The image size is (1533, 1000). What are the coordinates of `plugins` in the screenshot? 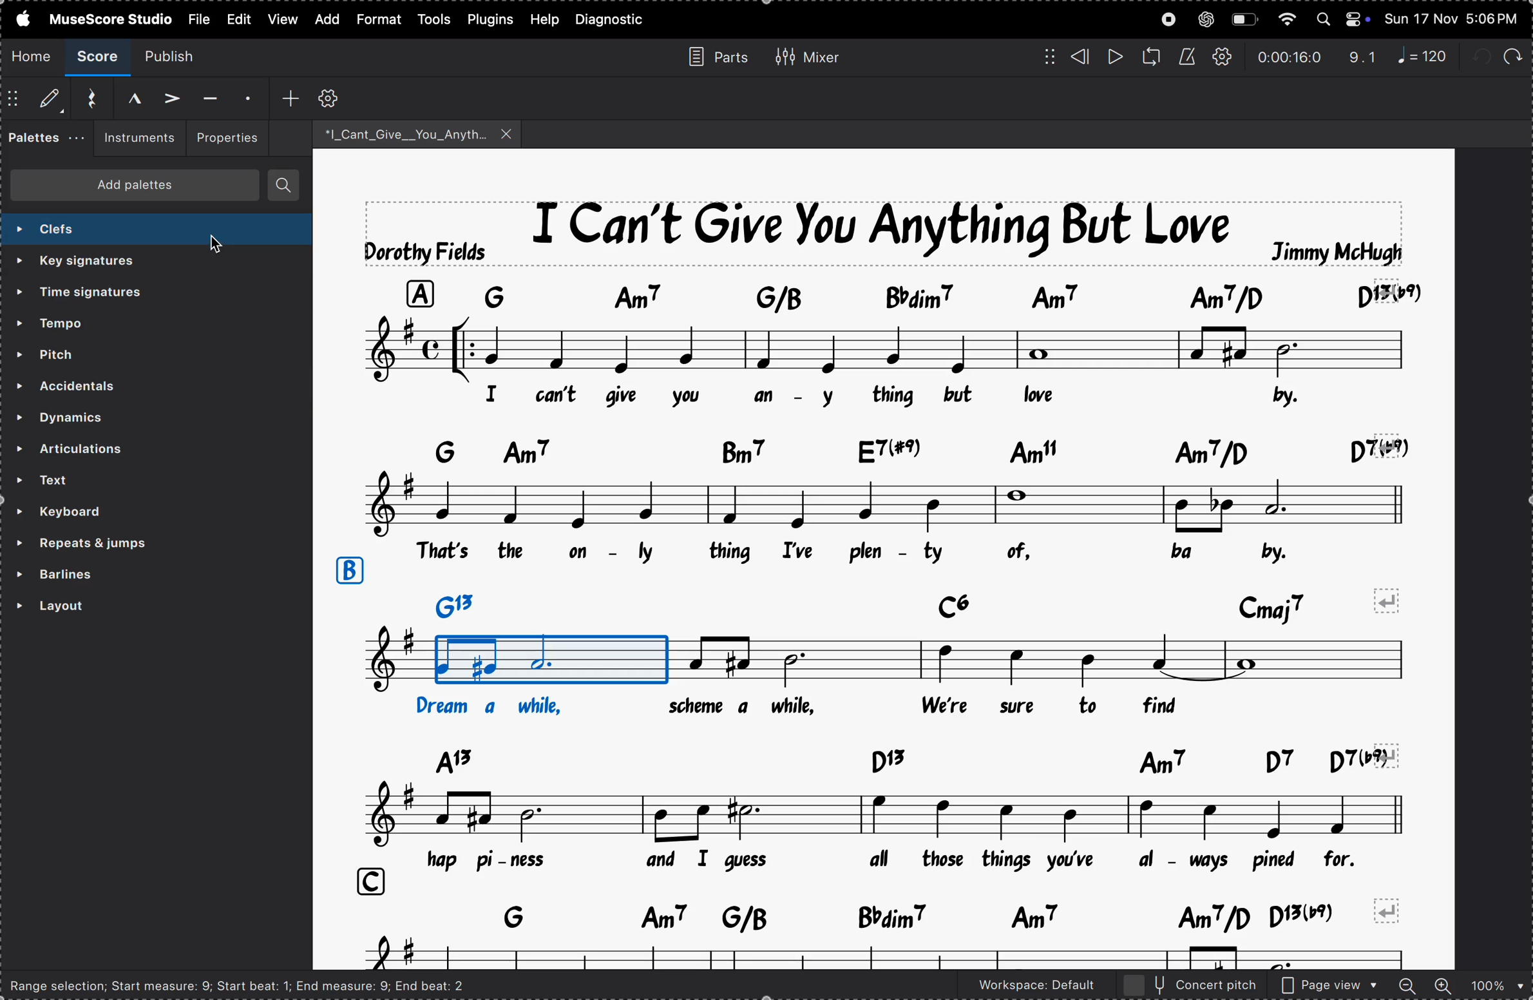 It's located at (491, 19).